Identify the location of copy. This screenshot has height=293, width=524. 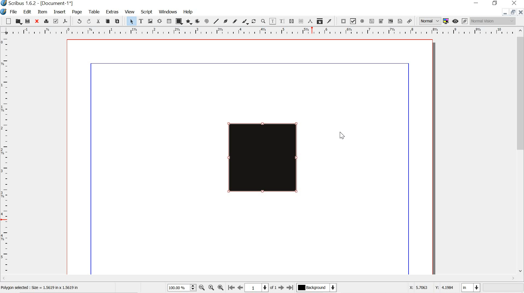
(108, 21).